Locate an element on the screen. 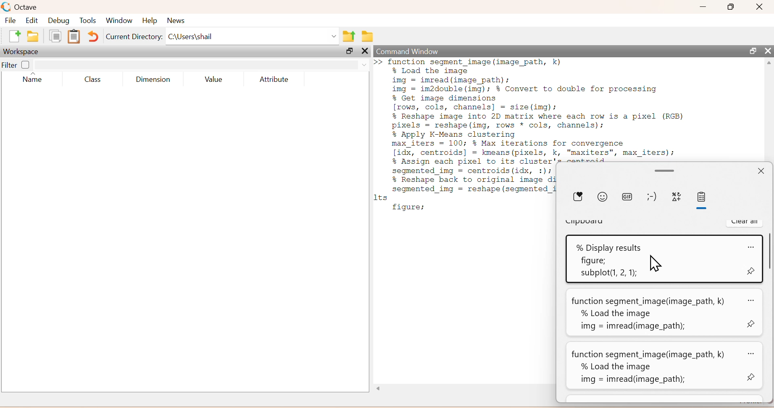  paste is located at coordinates (74, 36).